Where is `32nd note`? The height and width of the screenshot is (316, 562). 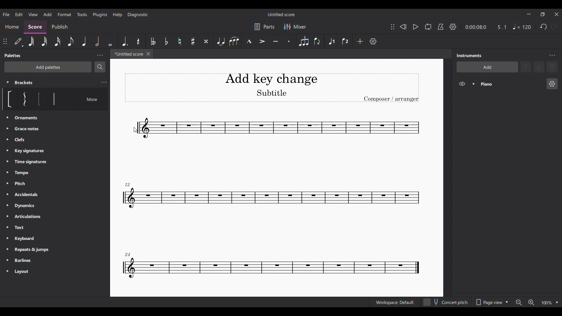 32nd note is located at coordinates (44, 42).